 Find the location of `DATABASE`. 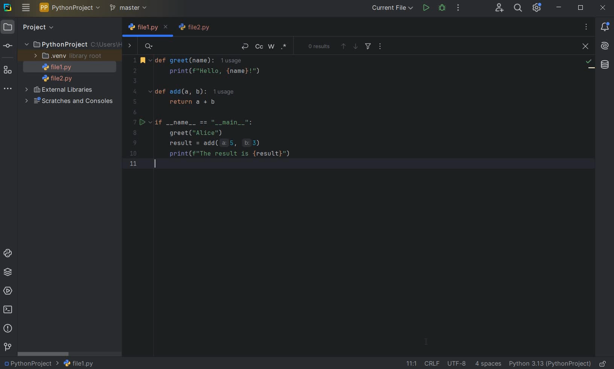

DATABASE is located at coordinates (605, 64).